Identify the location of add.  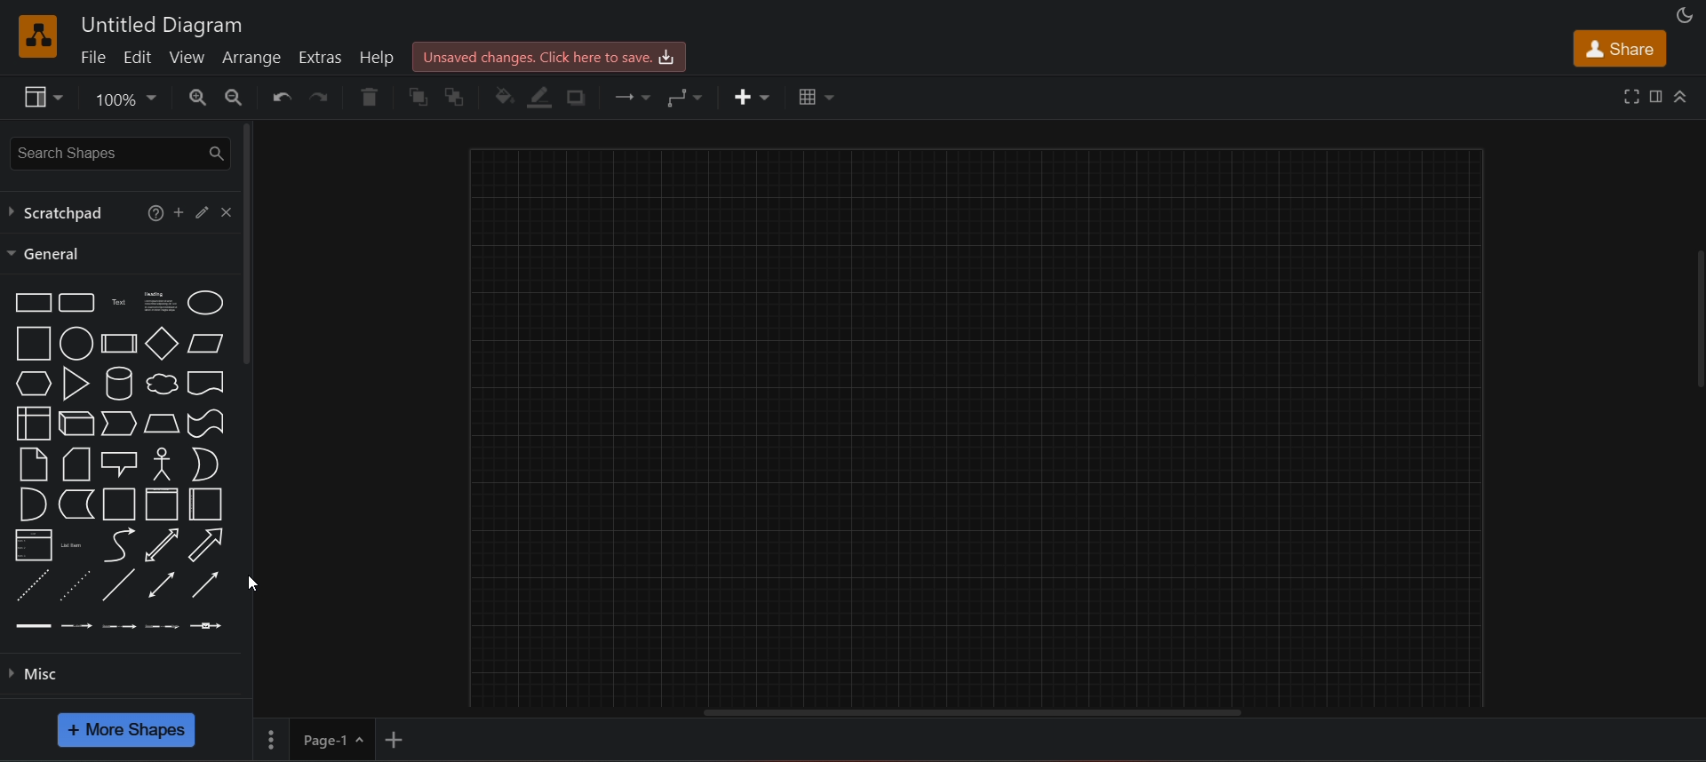
(179, 210).